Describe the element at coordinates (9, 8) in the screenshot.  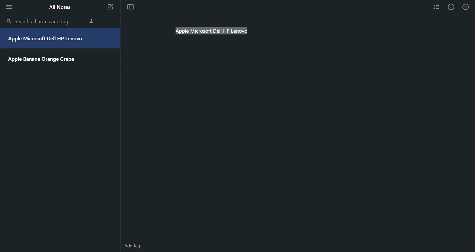
I see `More` at that location.